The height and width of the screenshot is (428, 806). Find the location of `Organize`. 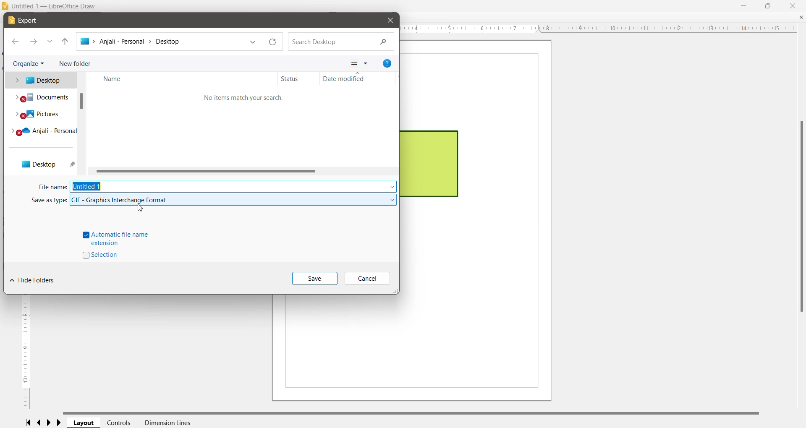

Organize is located at coordinates (29, 63).